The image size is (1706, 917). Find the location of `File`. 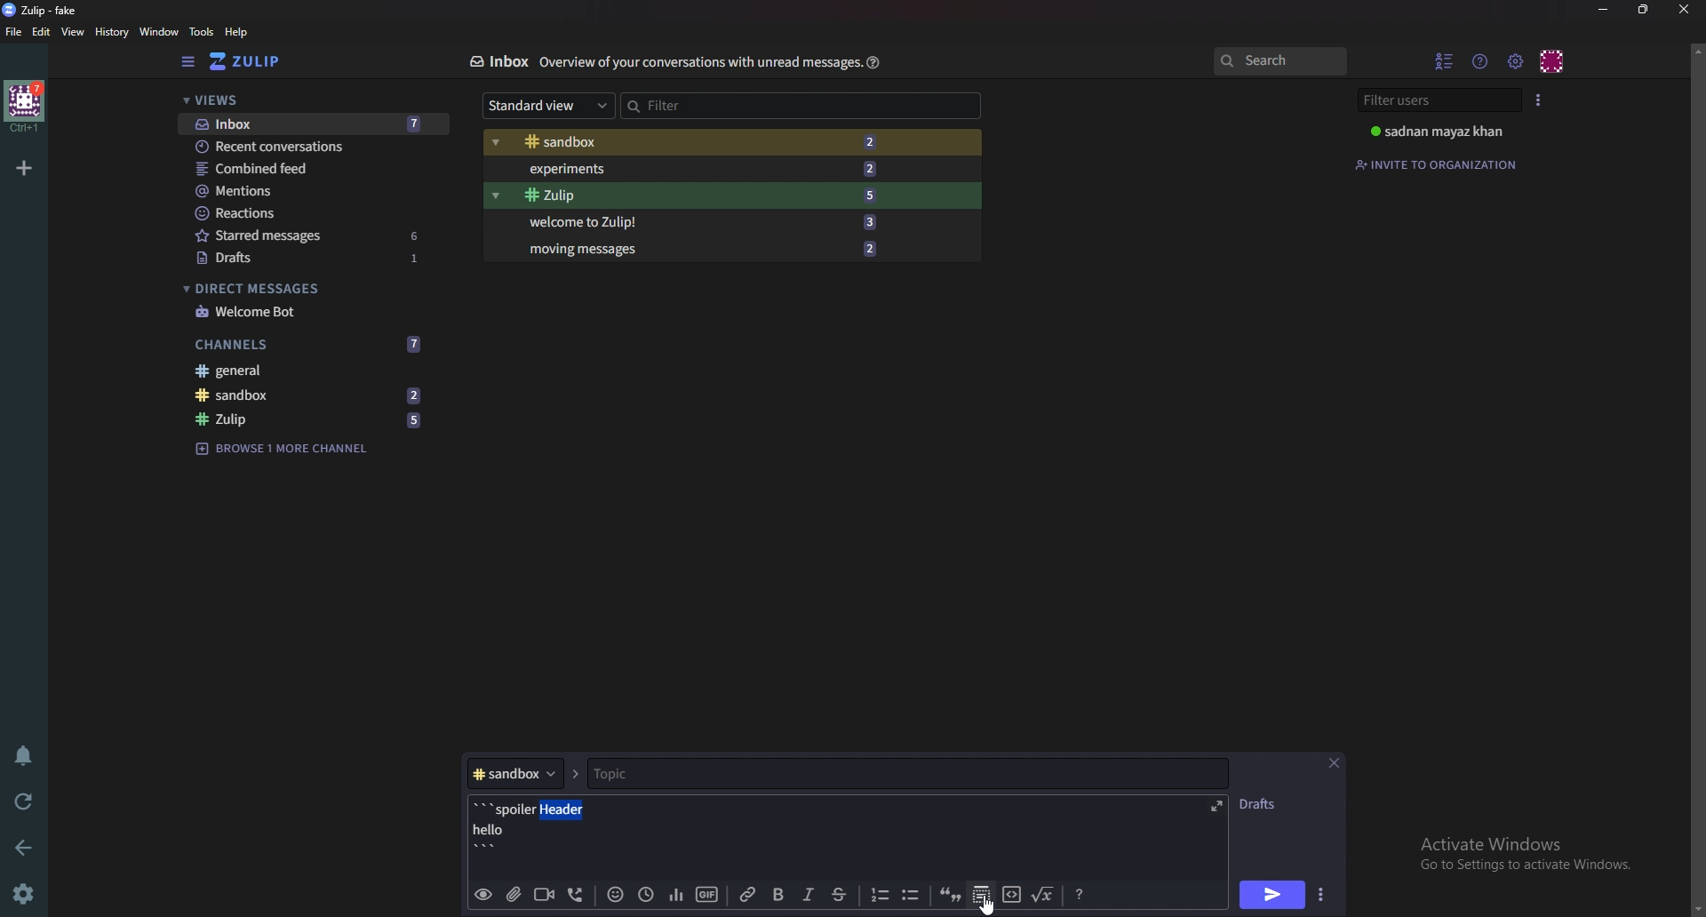

File is located at coordinates (17, 31).